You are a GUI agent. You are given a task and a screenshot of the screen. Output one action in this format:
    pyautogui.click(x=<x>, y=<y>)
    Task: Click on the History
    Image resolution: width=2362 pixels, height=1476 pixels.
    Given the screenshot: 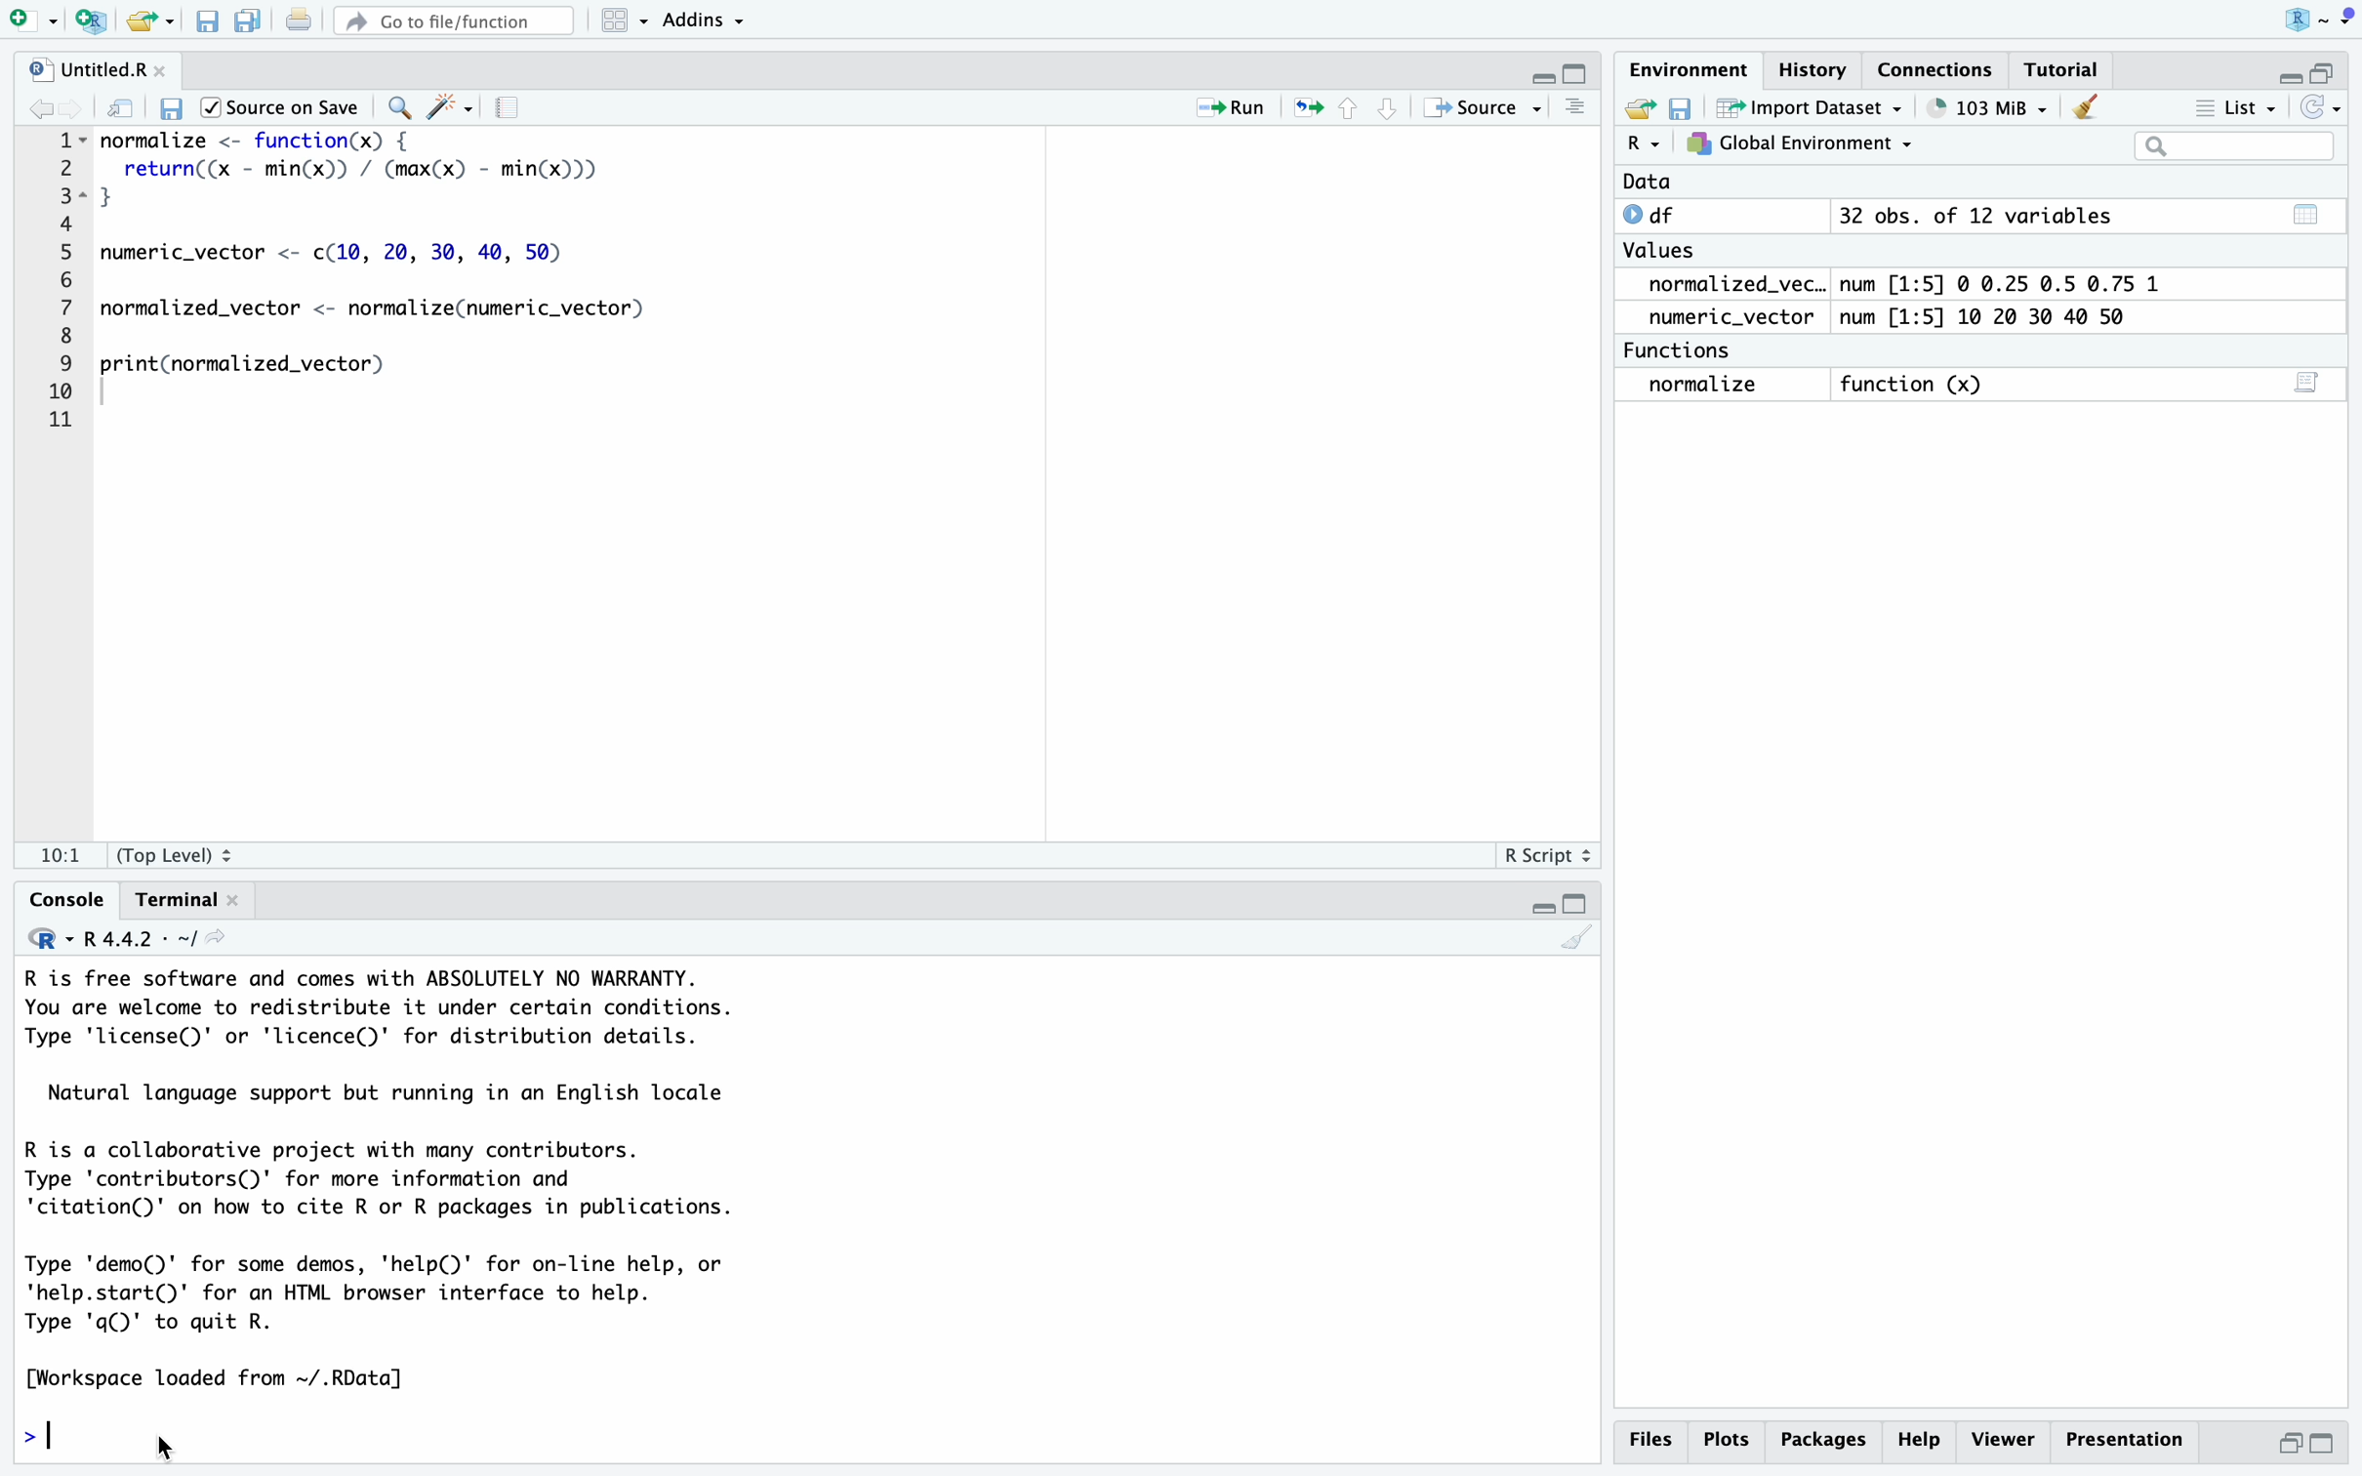 What is the action you would take?
    pyautogui.click(x=1814, y=66)
    